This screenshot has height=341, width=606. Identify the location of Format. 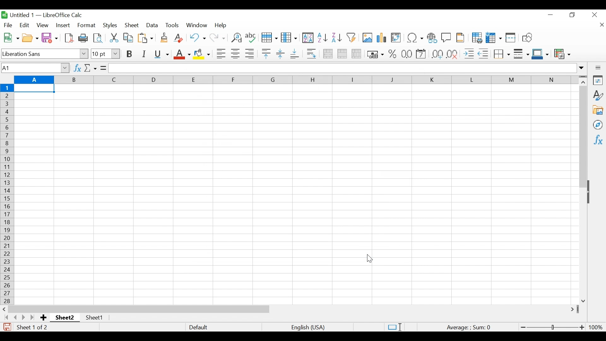
(86, 25).